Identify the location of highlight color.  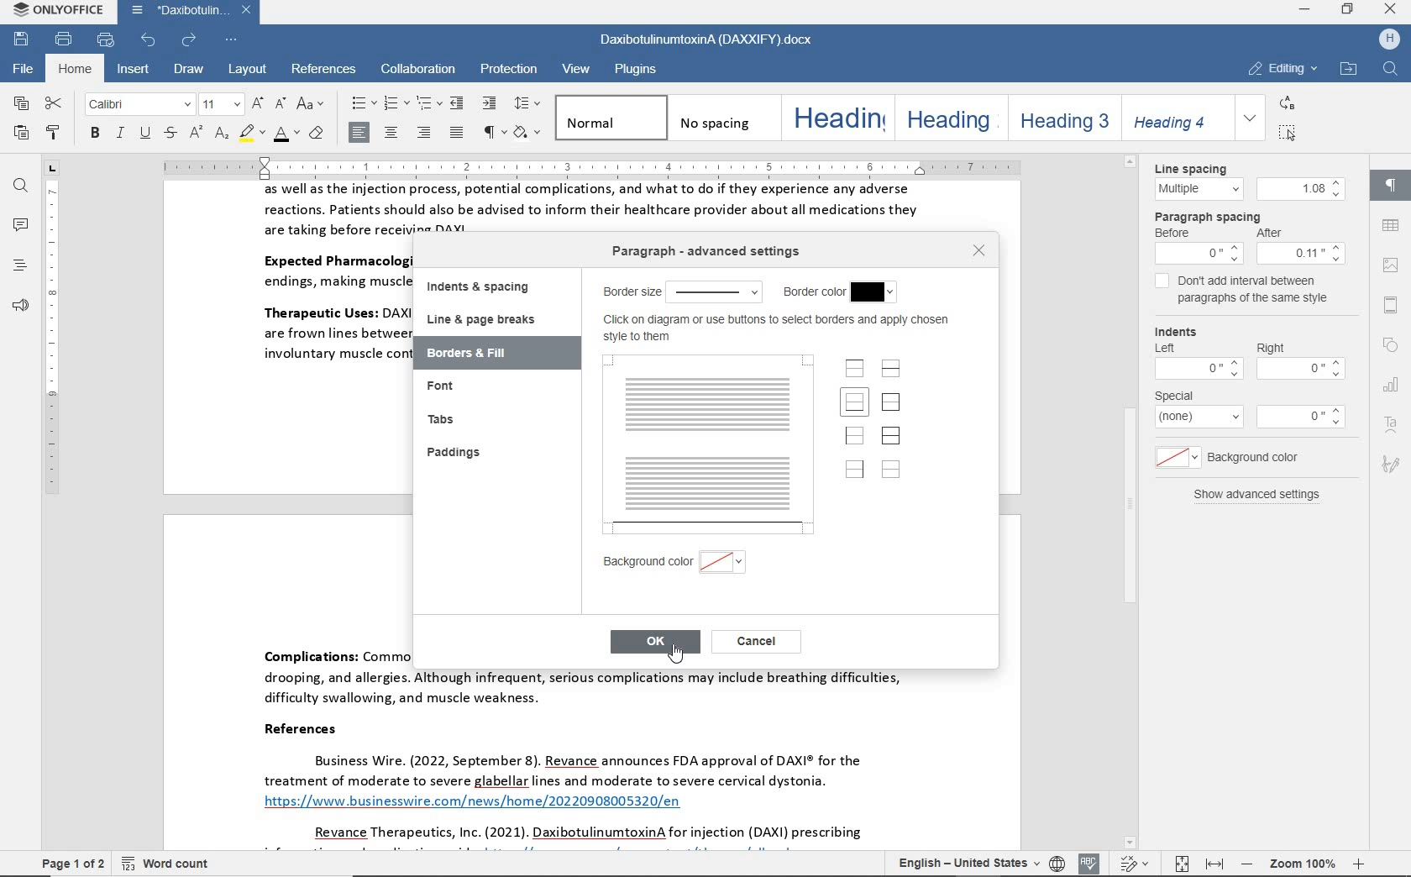
(253, 134).